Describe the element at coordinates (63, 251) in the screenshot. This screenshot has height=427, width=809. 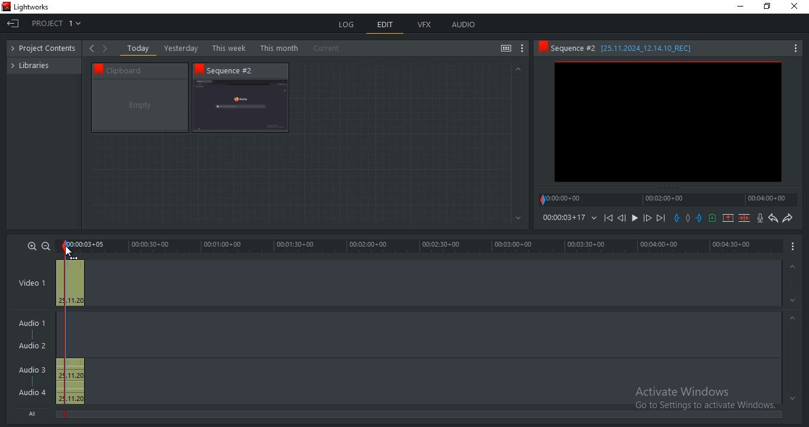
I see `Pointer cursor` at that location.